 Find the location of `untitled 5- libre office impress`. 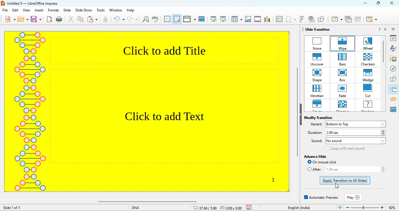

untitled 5- libre office impress is located at coordinates (41, 3).